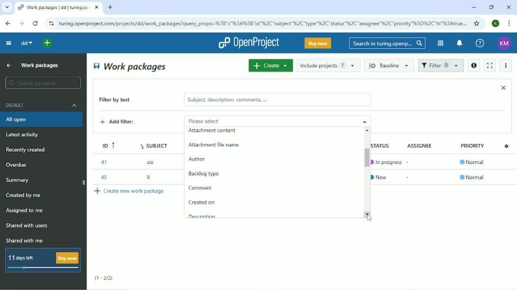 The height and width of the screenshot is (290, 517). I want to click on Status, so click(385, 145).